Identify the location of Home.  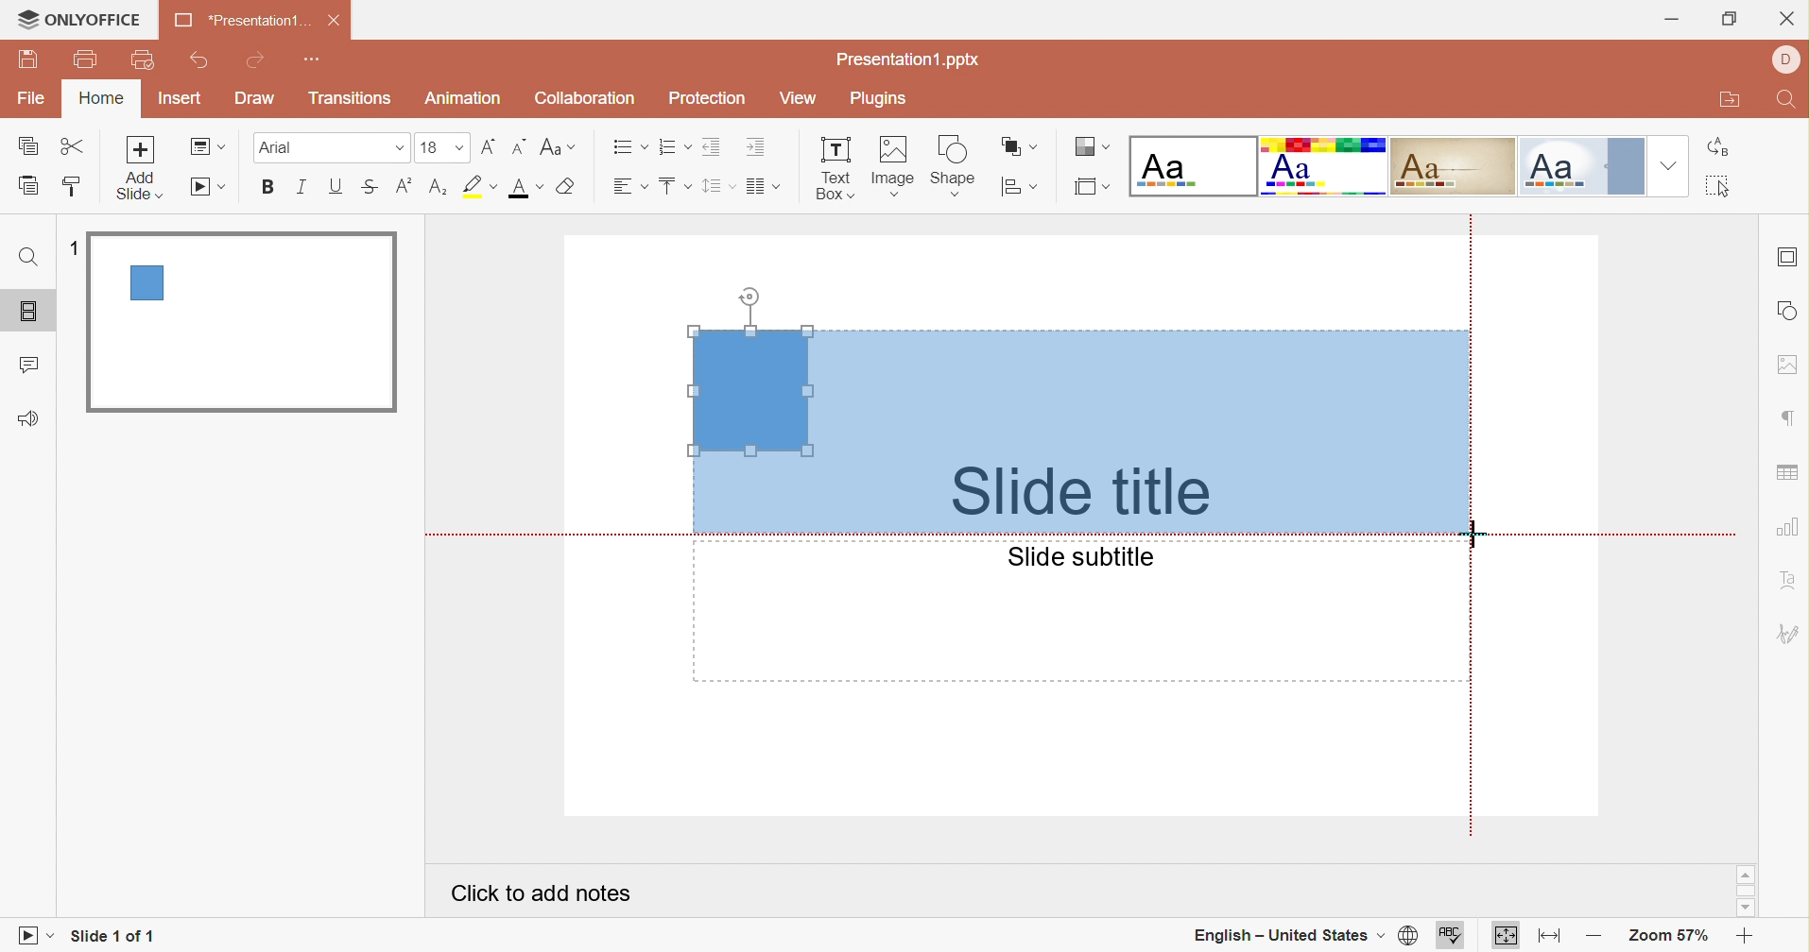
(98, 98).